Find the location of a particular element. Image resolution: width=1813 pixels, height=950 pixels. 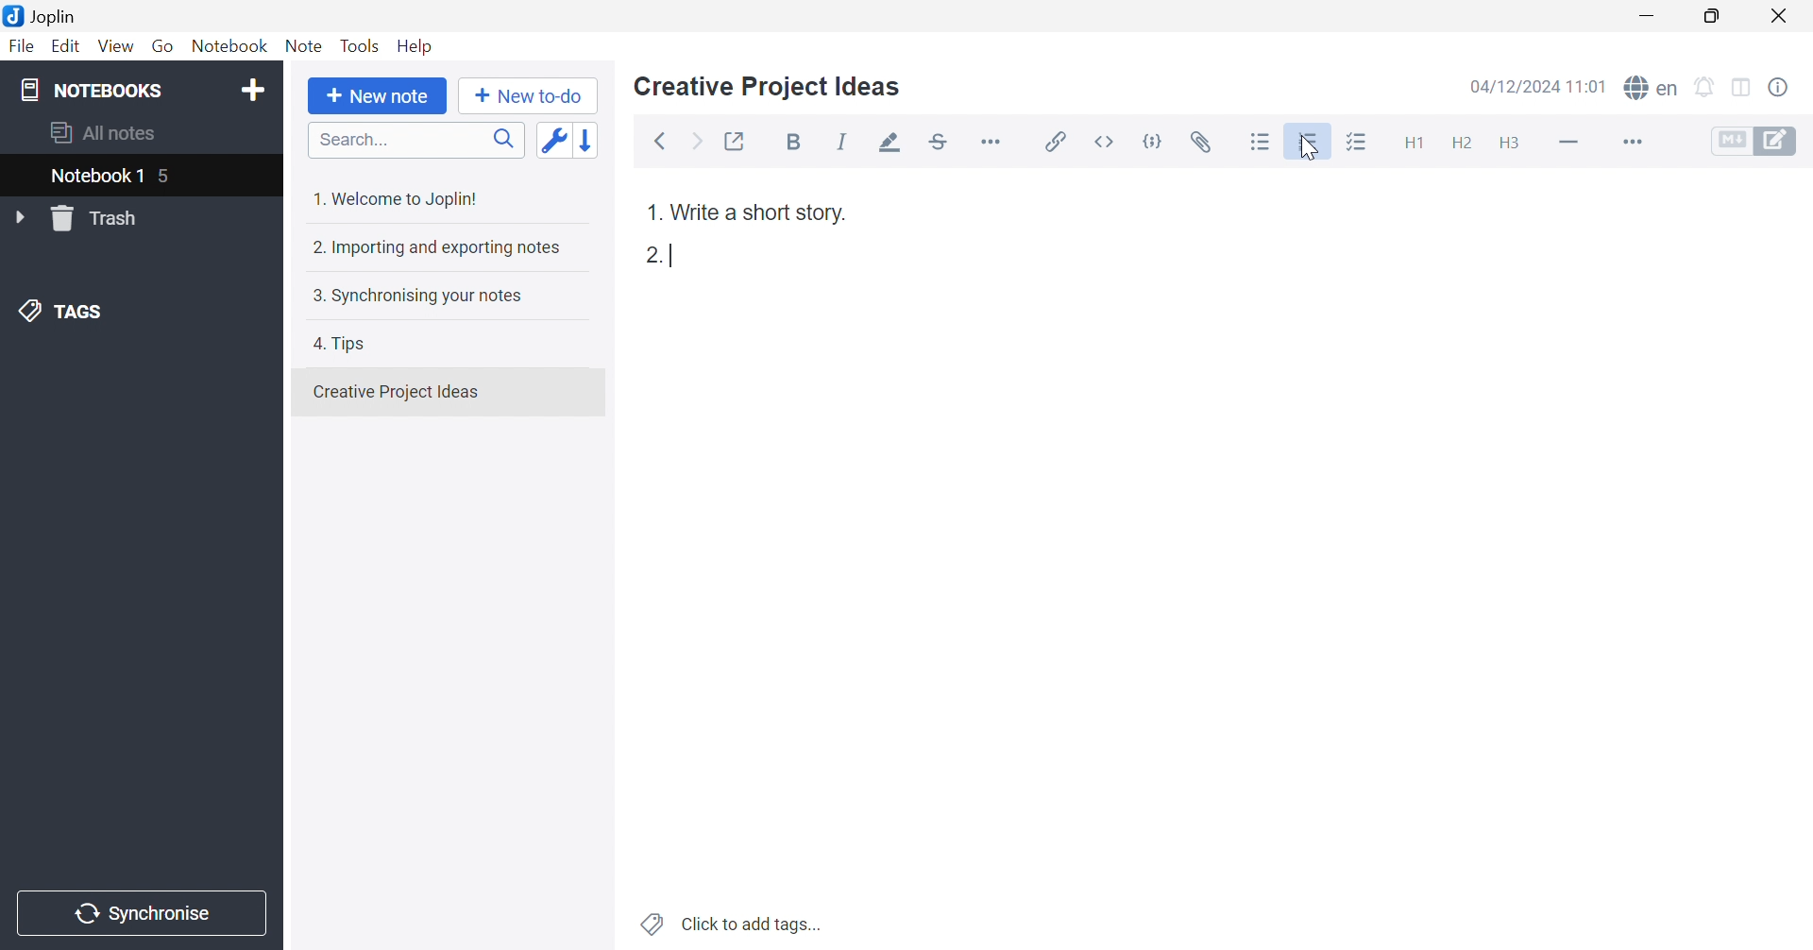

Drop Down is located at coordinates (24, 218).